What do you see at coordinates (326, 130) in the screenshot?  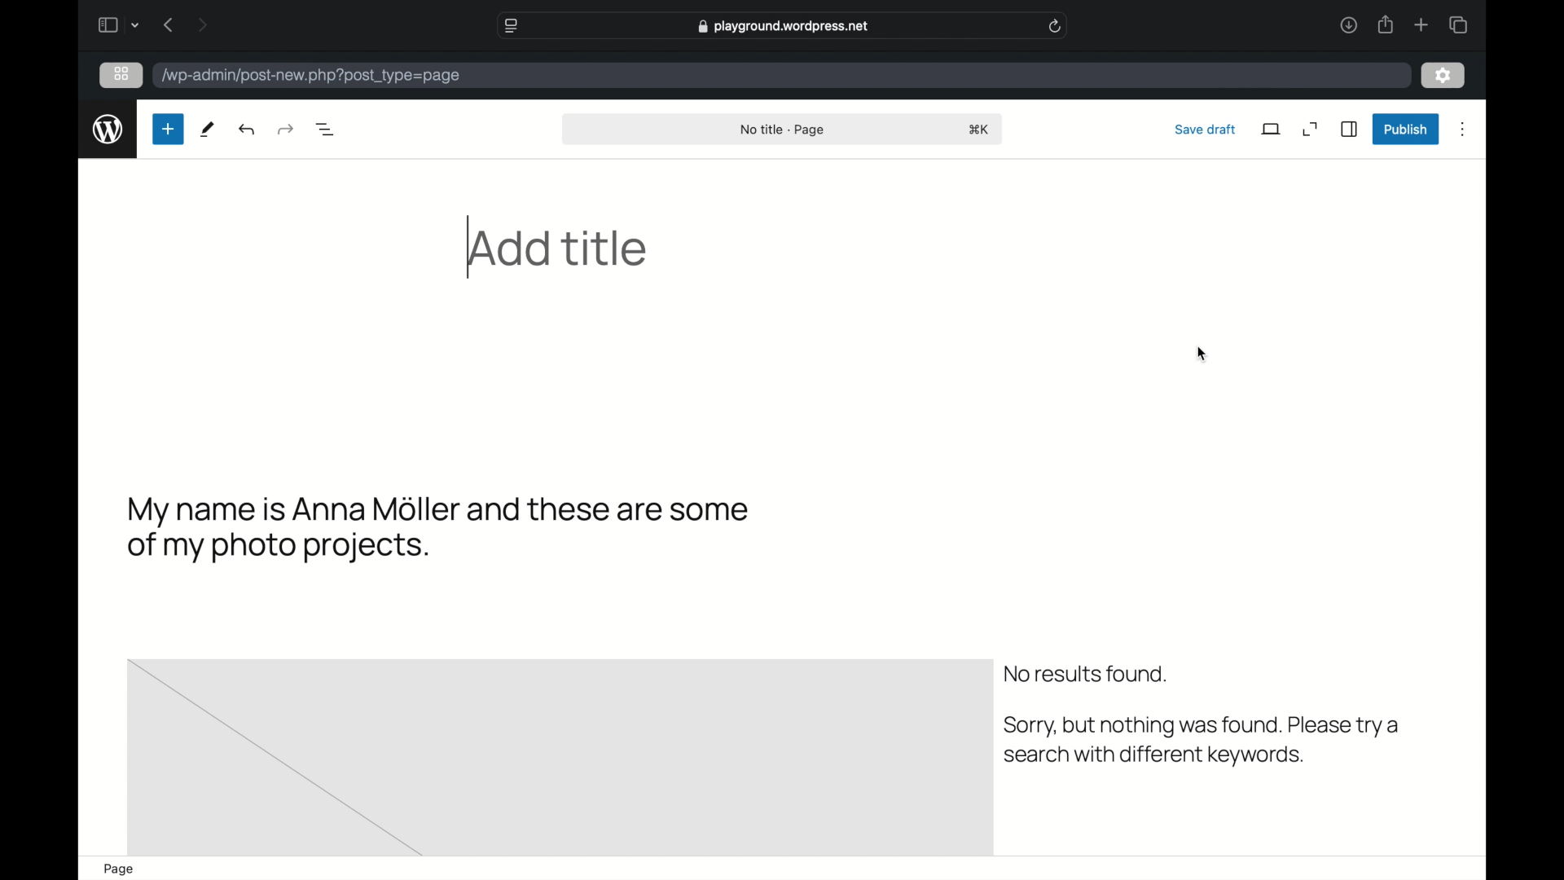 I see `document overview` at bounding box center [326, 130].